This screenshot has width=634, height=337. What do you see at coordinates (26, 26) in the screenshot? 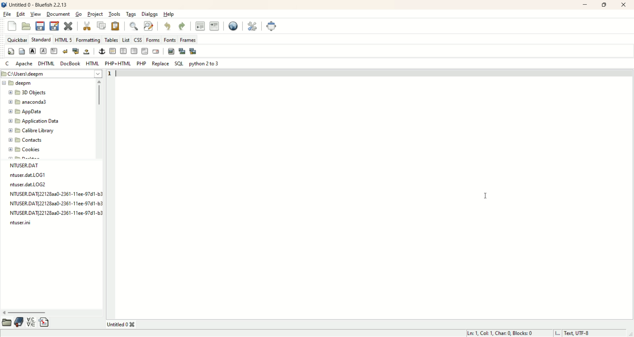
I see `open file` at bounding box center [26, 26].